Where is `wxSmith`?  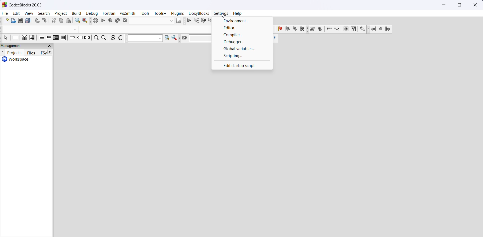 wxSmith is located at coordinates (128, 13).